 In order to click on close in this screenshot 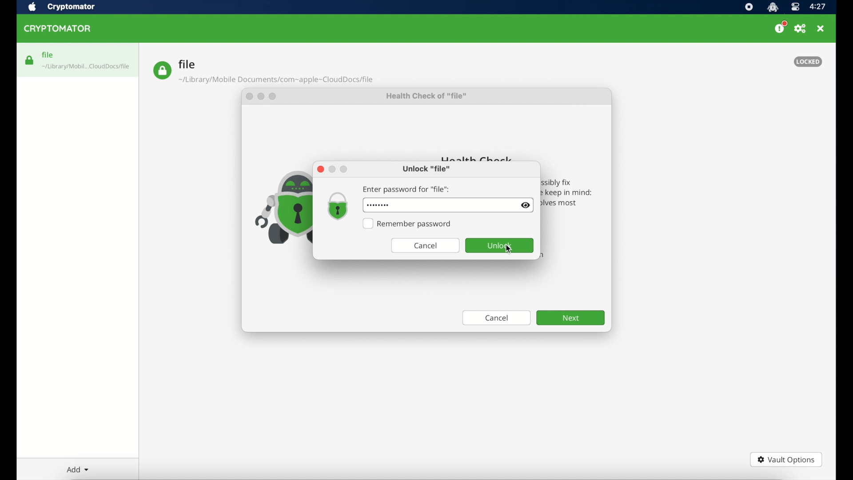, I will do `click(319, 169)`.